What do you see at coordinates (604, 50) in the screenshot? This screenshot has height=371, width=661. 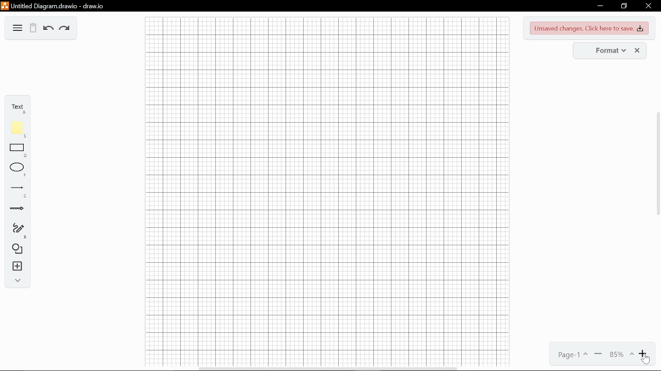 I see `Format` at bounding box center [604, 50].